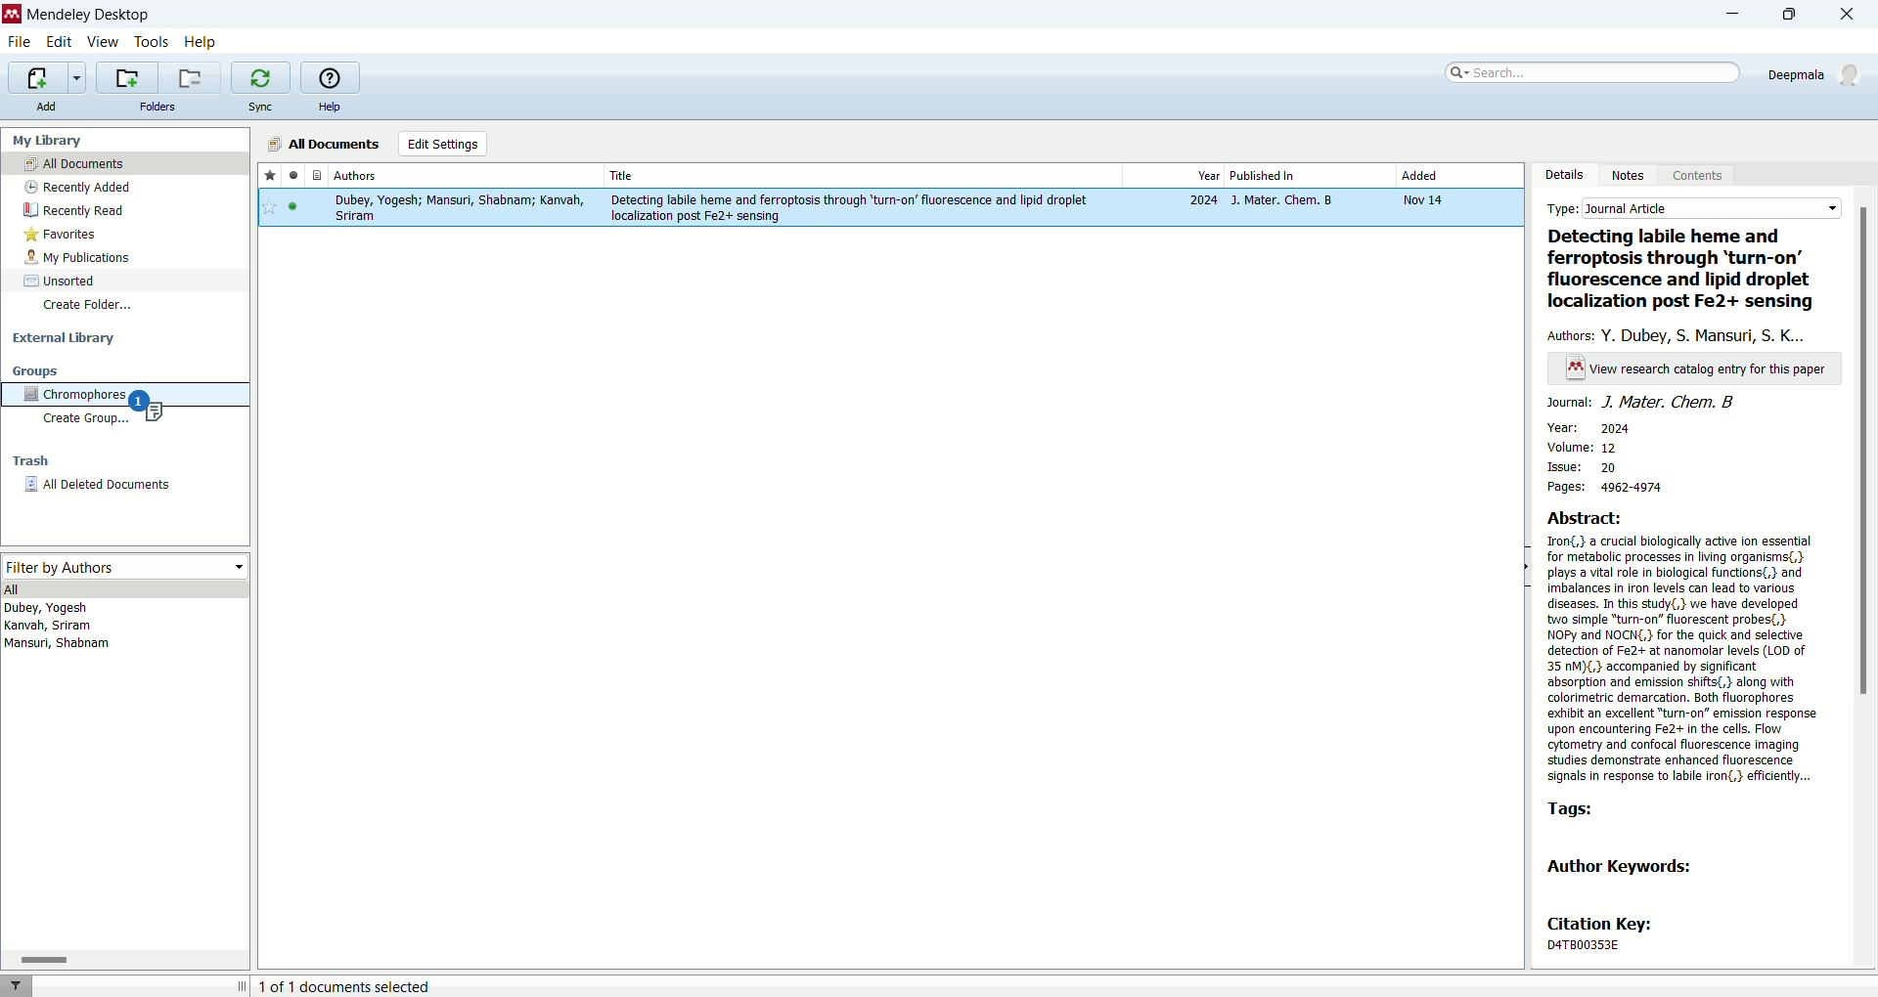 This screenshot has height=997, width=1878. I want to click on issue: 20, so click(1587, 468).